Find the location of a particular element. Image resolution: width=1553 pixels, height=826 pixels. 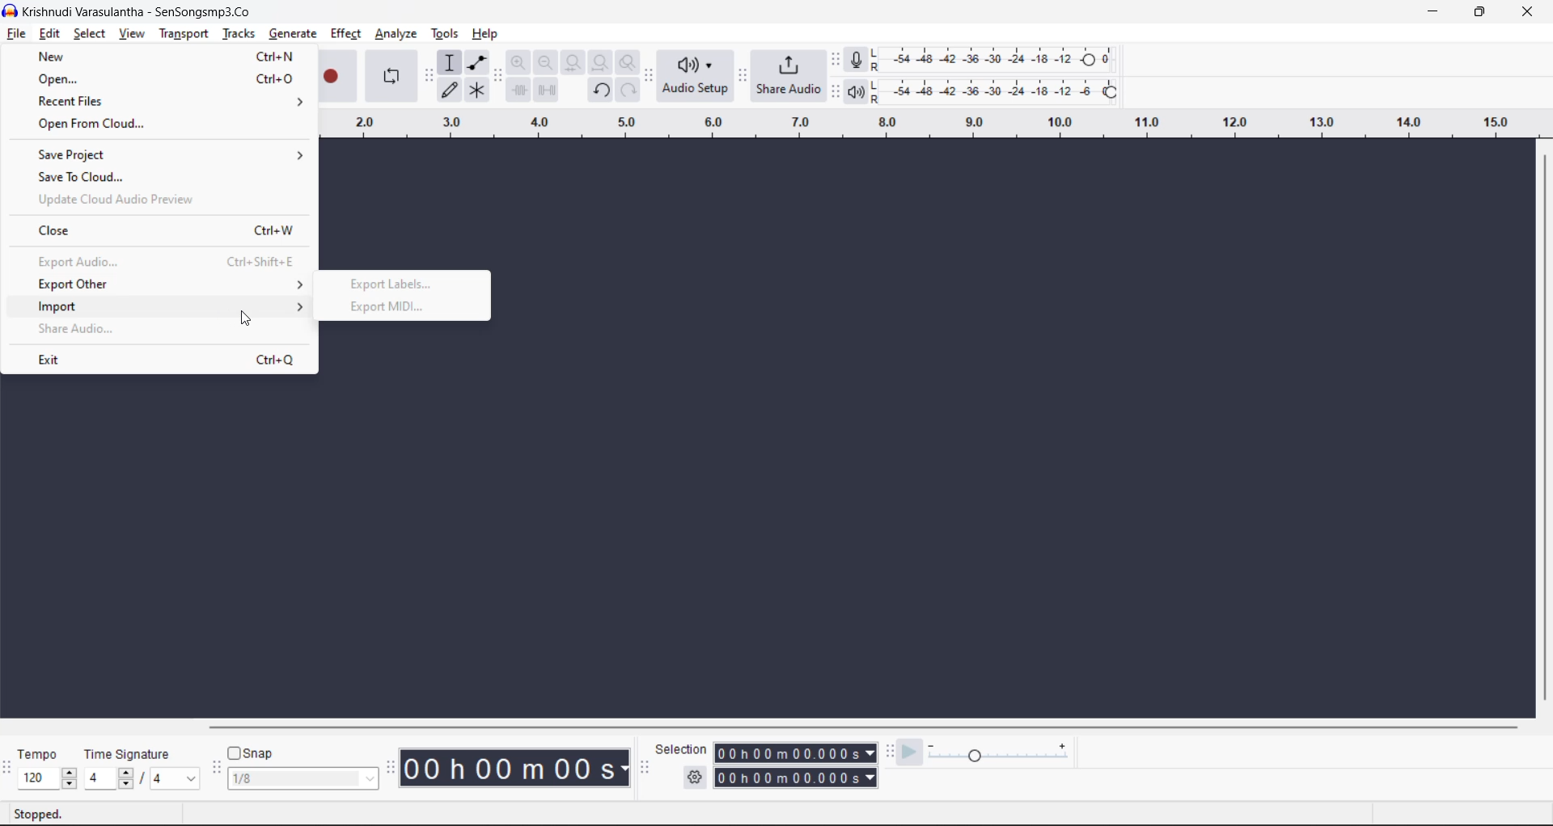

recent files is located at coordinates (173, 101).